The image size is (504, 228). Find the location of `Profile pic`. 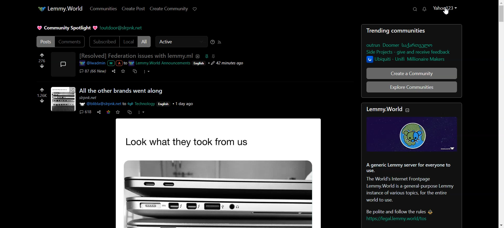

Profile pic is located at coordinates (63, 64).